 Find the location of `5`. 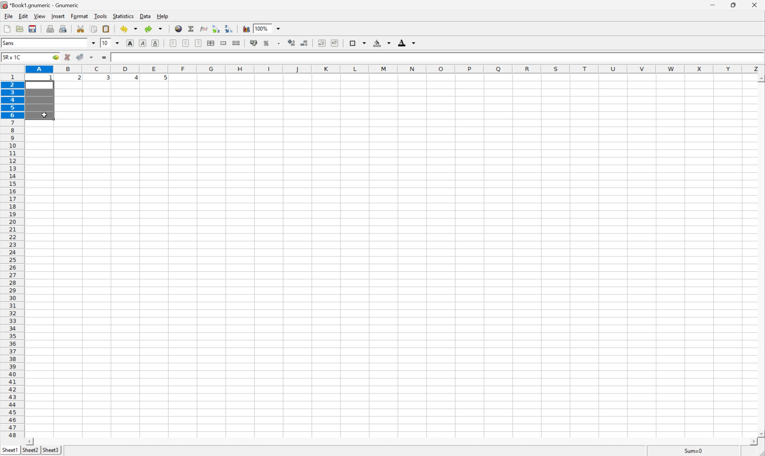

5 is located at coordinates (164, 79).